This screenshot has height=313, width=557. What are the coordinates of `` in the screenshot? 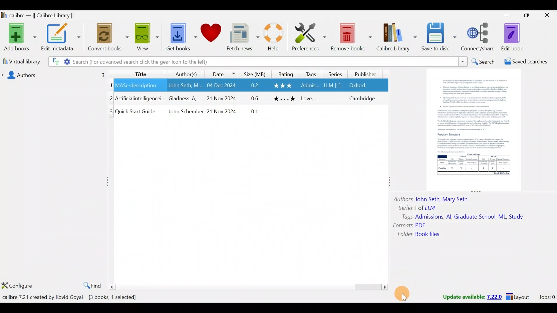 It's located at (256, 85).